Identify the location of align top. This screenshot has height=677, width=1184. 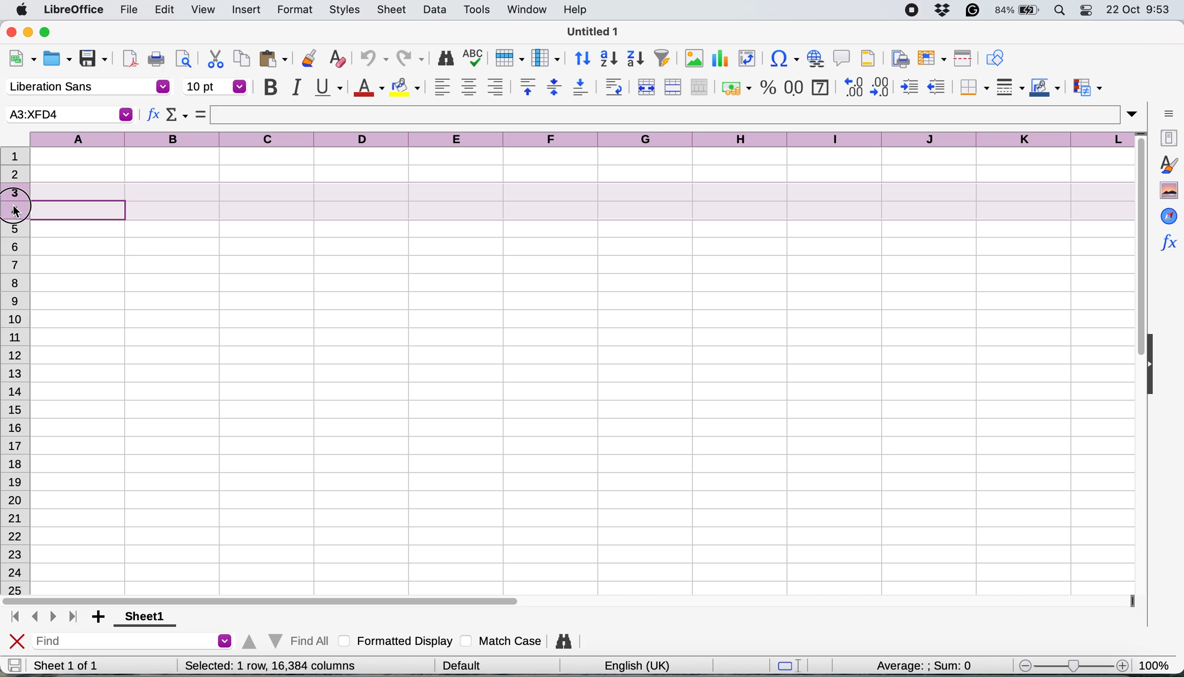
(528, 86).